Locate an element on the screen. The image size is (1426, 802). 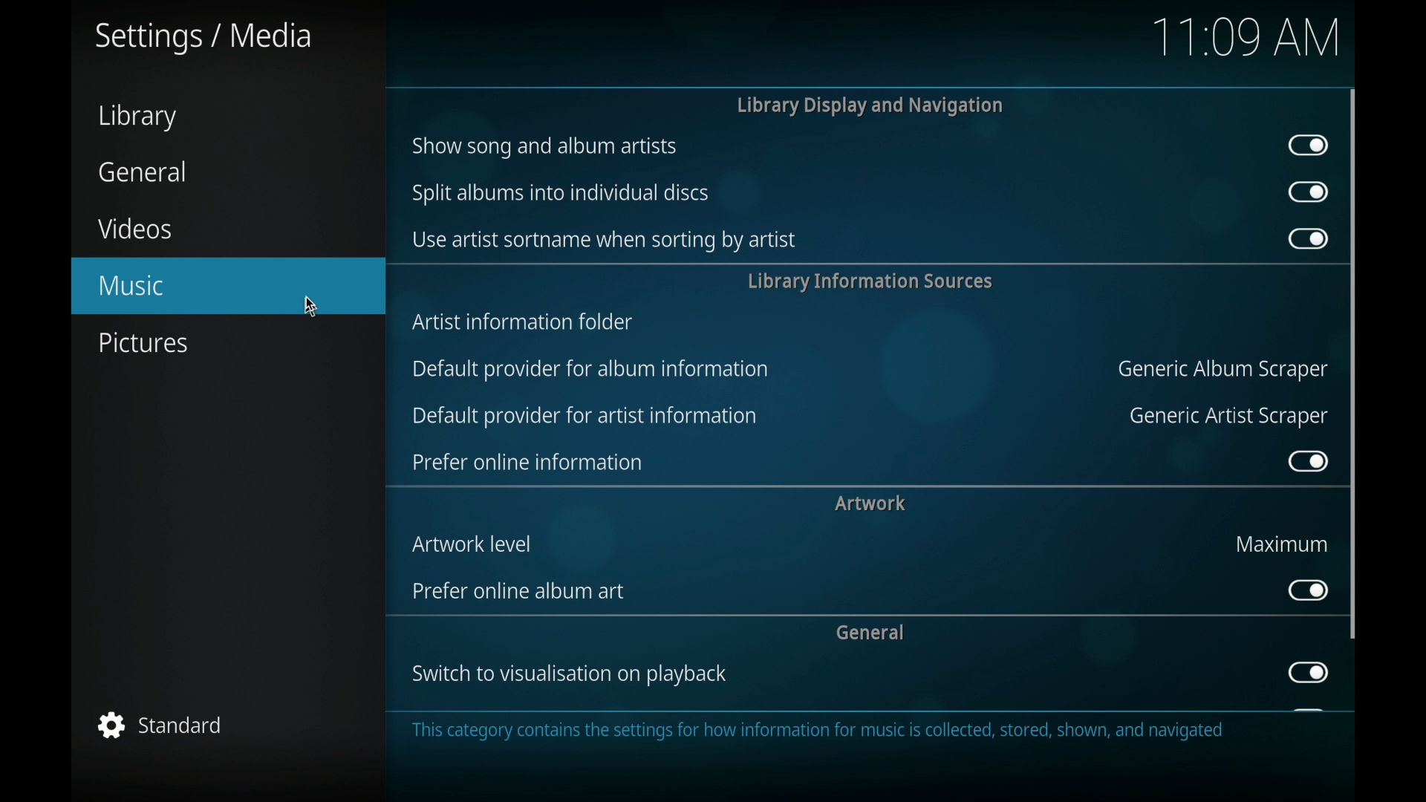
artists information folder is located at coordinates (524, 323).